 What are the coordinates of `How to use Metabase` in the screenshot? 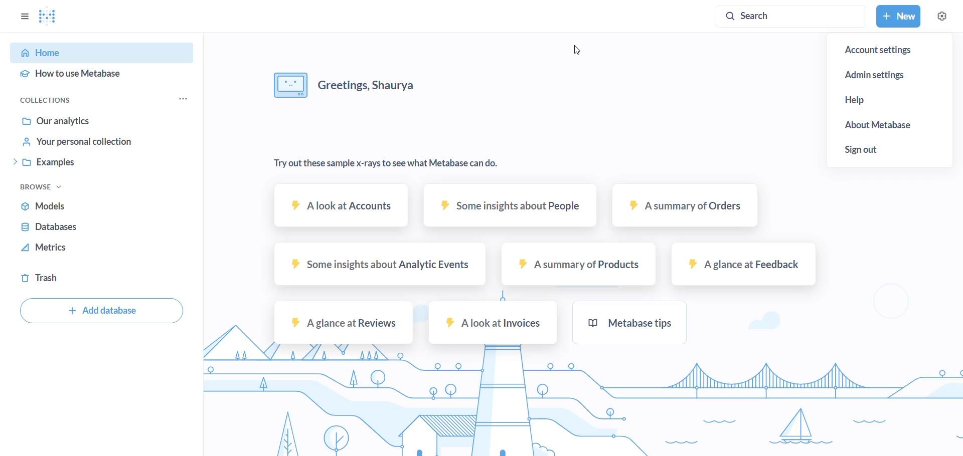 It's located at (93, 76).